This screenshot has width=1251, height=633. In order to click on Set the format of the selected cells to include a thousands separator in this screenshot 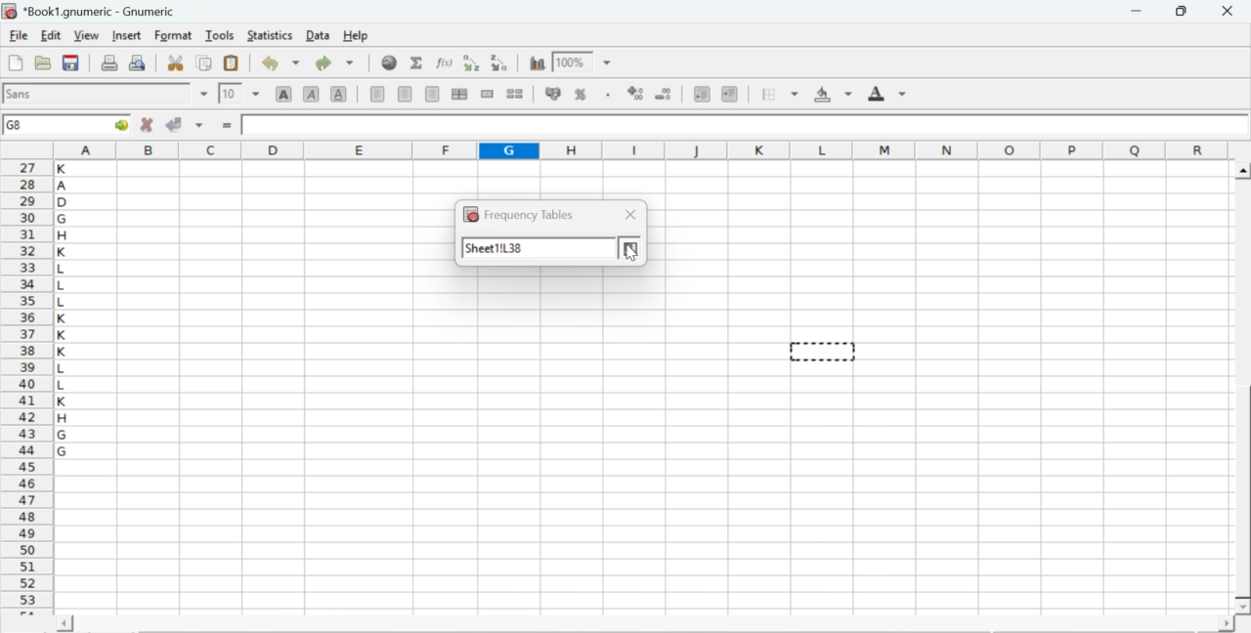, I will do `click(606, 95)`.